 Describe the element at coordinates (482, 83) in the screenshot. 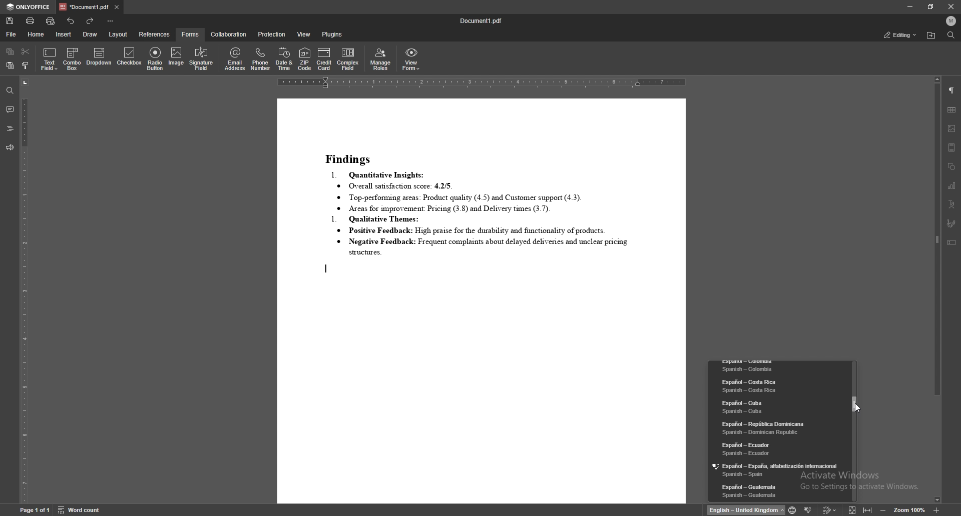

I see `horizontal scale` at that location.